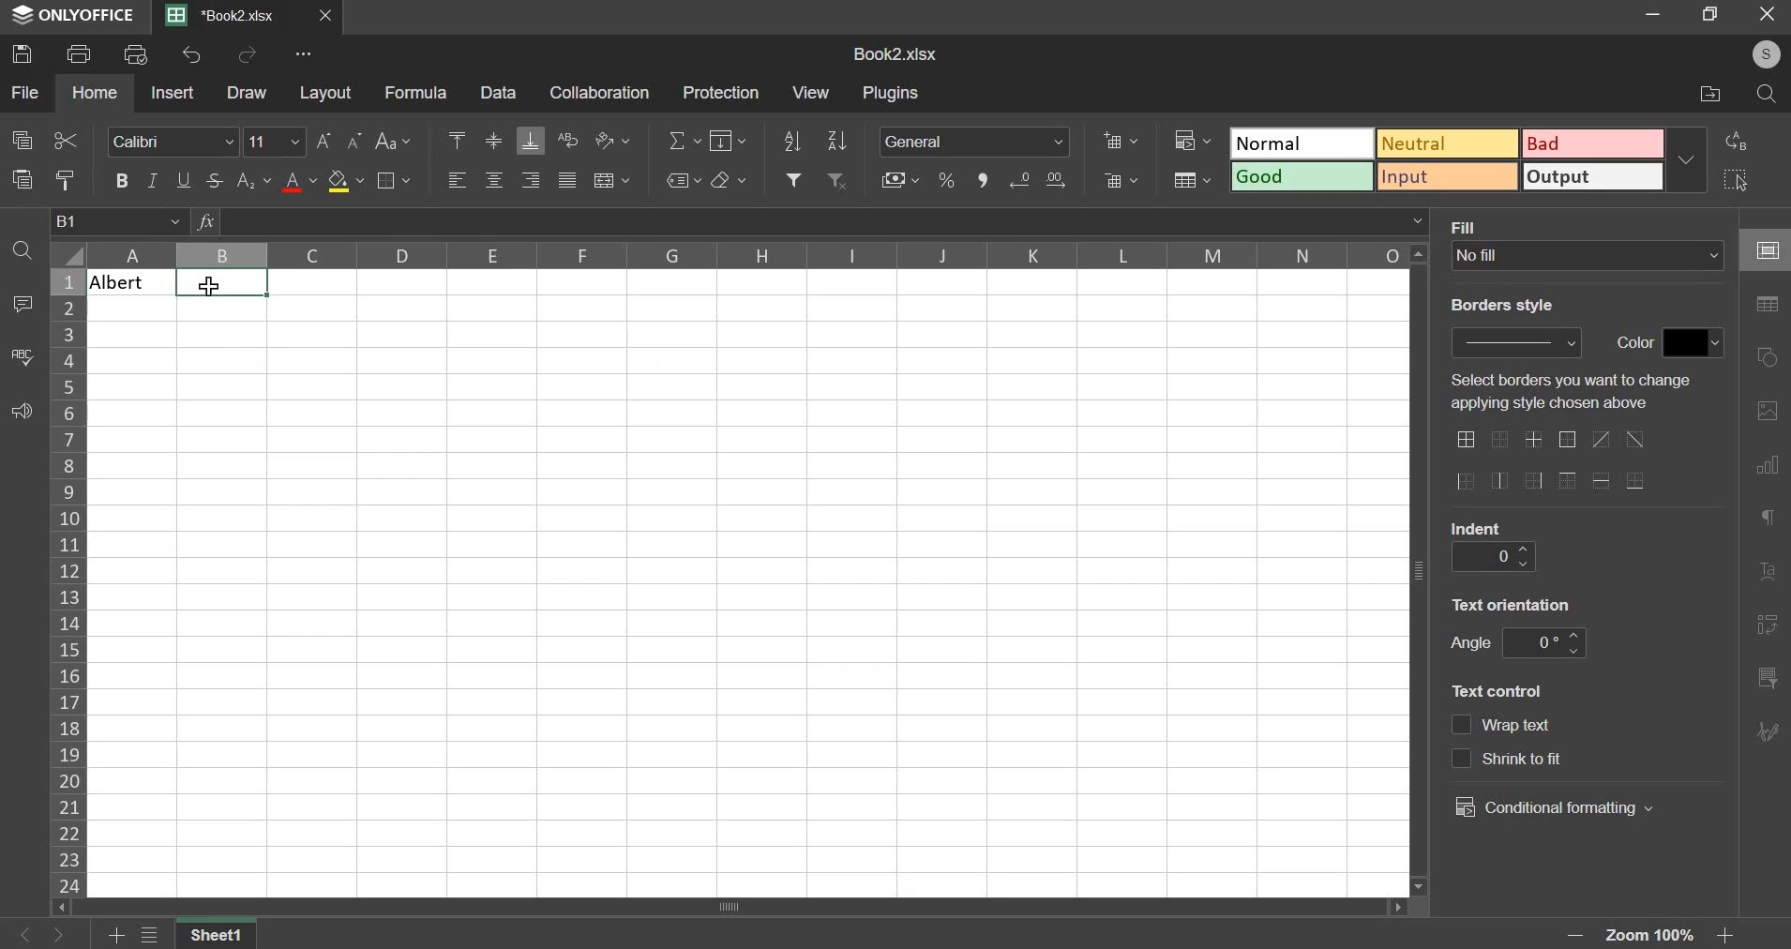 Image resolution: width=1791 pixels, height=949 pixels. What do you see at coordinates (1763, 52) in the screenshot?
I see `user's account` at bounding box center [1763, 52].